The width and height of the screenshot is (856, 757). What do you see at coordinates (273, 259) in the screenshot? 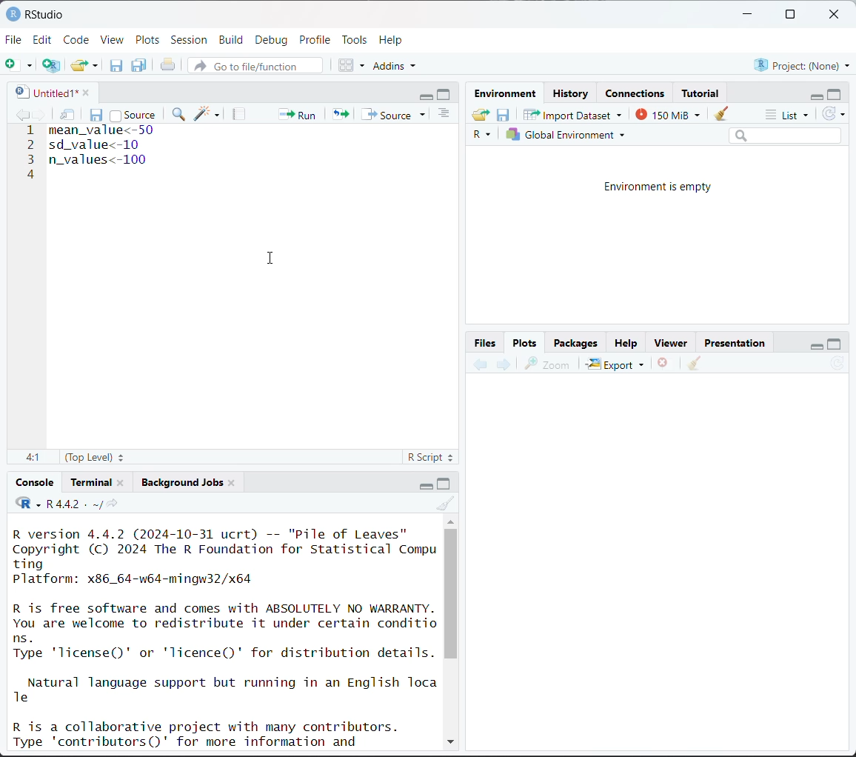
I see `cursor` at bounding box center [273, 259].